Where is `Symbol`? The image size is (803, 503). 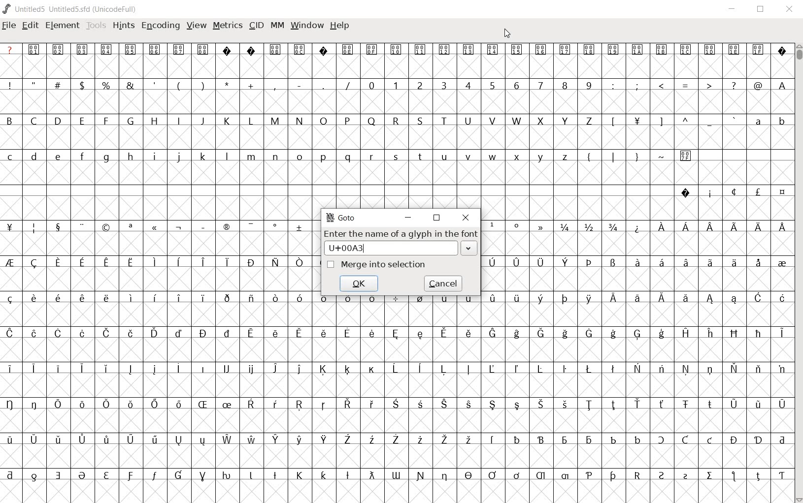
Symbol is located at coordinates (130, 332).